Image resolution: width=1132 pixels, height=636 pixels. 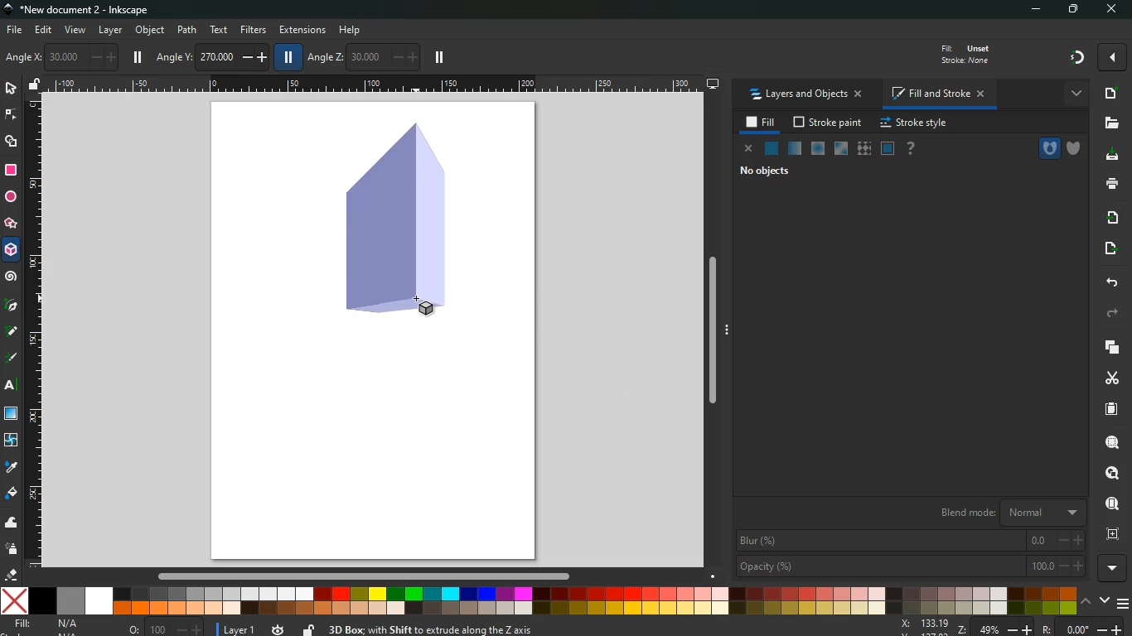 What do you see at coordinates (418, 300) in the screenshot?
I see `Cursor` at bounding box center [418, 300].